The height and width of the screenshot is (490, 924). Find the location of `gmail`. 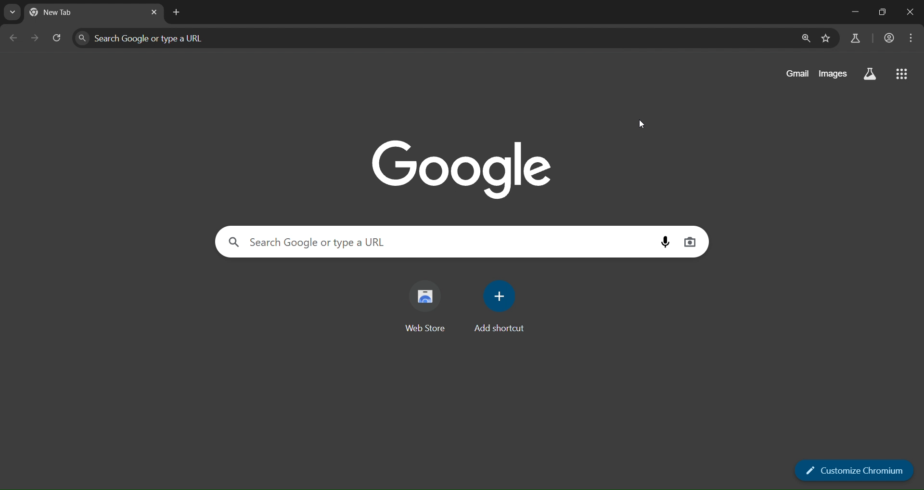

gmail is located at coordinates (795, 75).